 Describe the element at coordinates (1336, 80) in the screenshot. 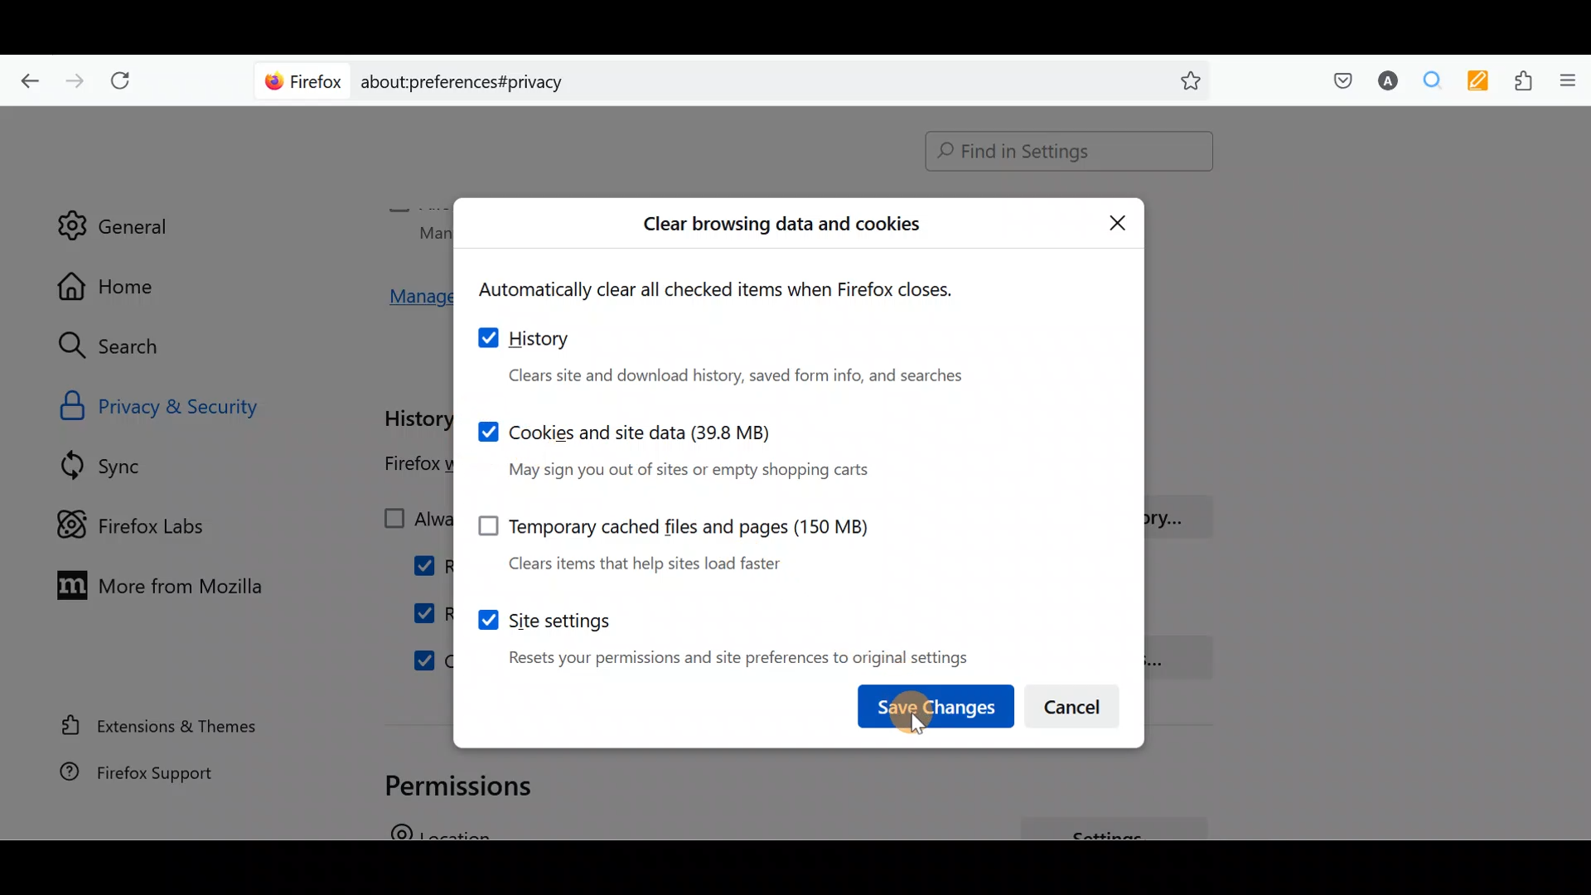

I see `Save to pocket` at that location.